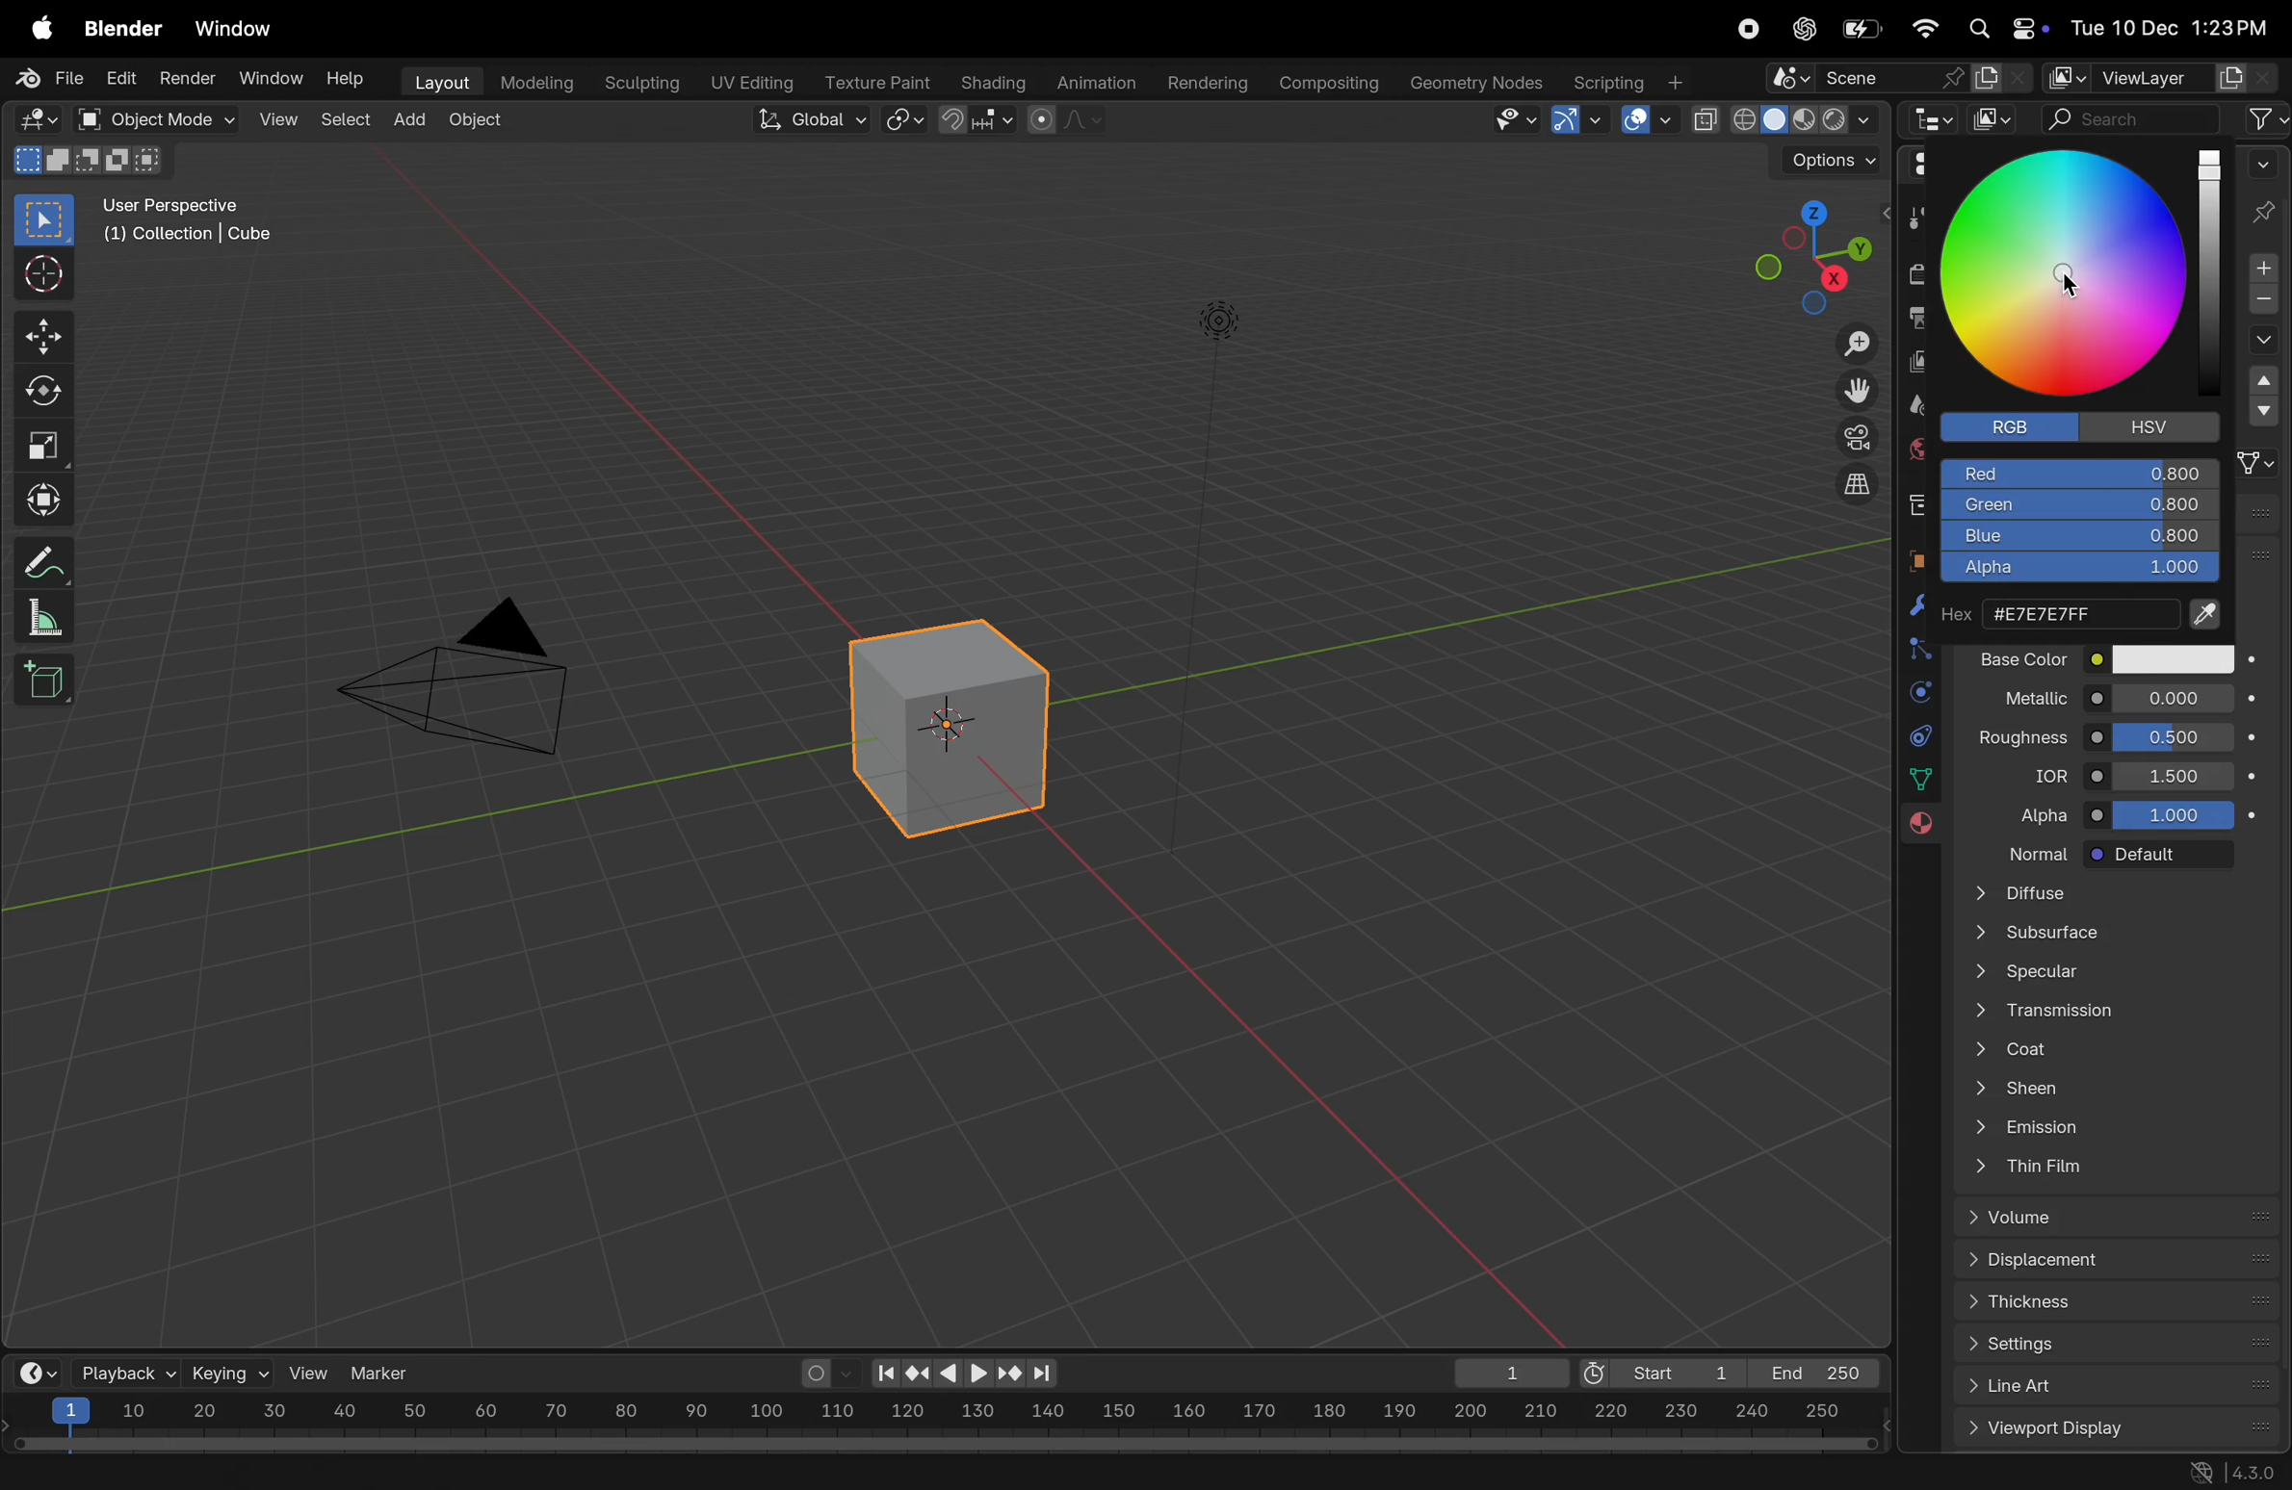  What do you see at coordinates (1747, 31) in the screenshot?
I see `record` at bounding box center [1747, 31].